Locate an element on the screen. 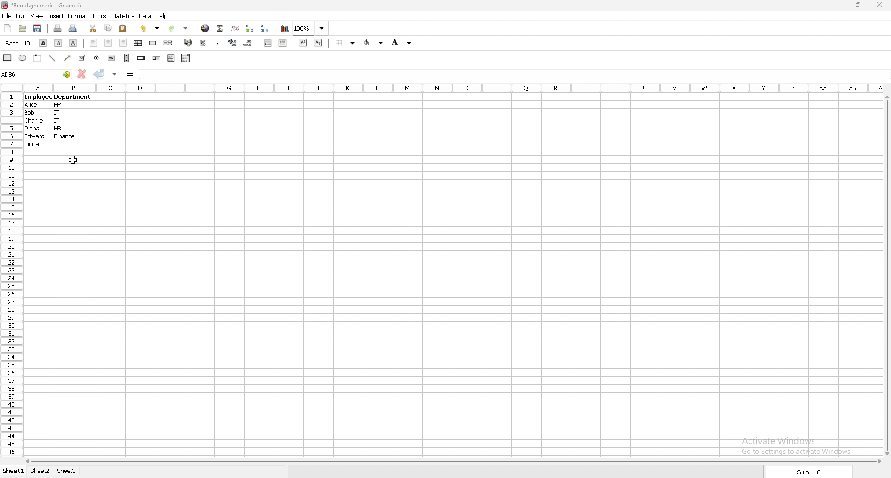 The width and height of the screenshot is (891, 478). cut is located at coordinates (93, 28).